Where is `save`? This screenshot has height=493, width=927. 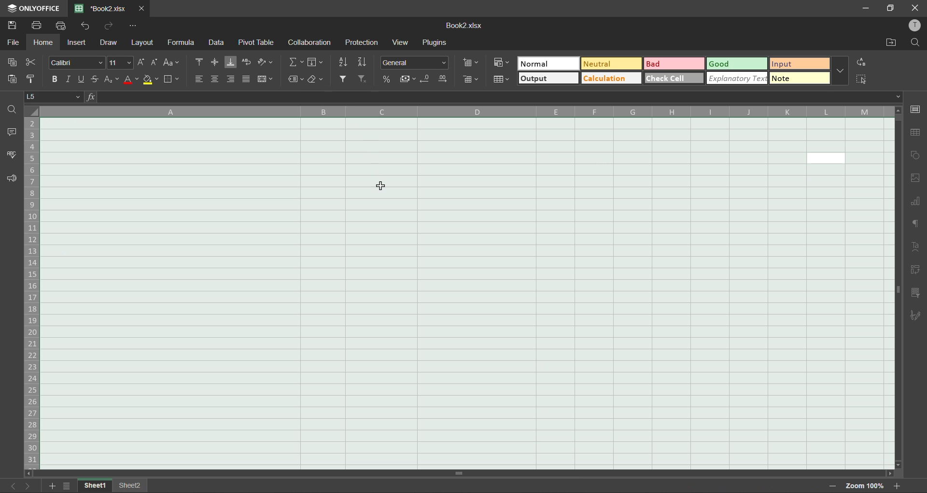
save is located at coordinates (11, 26).